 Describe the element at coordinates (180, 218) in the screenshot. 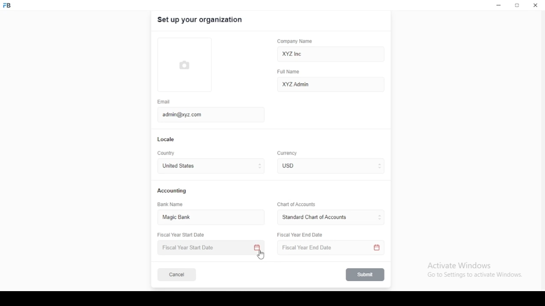

I see `magic bank` at that location.